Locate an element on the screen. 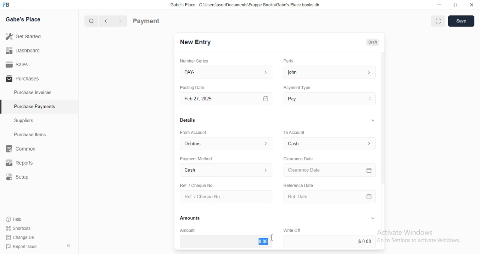 Image resolution: width=480 pixels, height=254 pixels. selected is located at coordinates (3, 108).